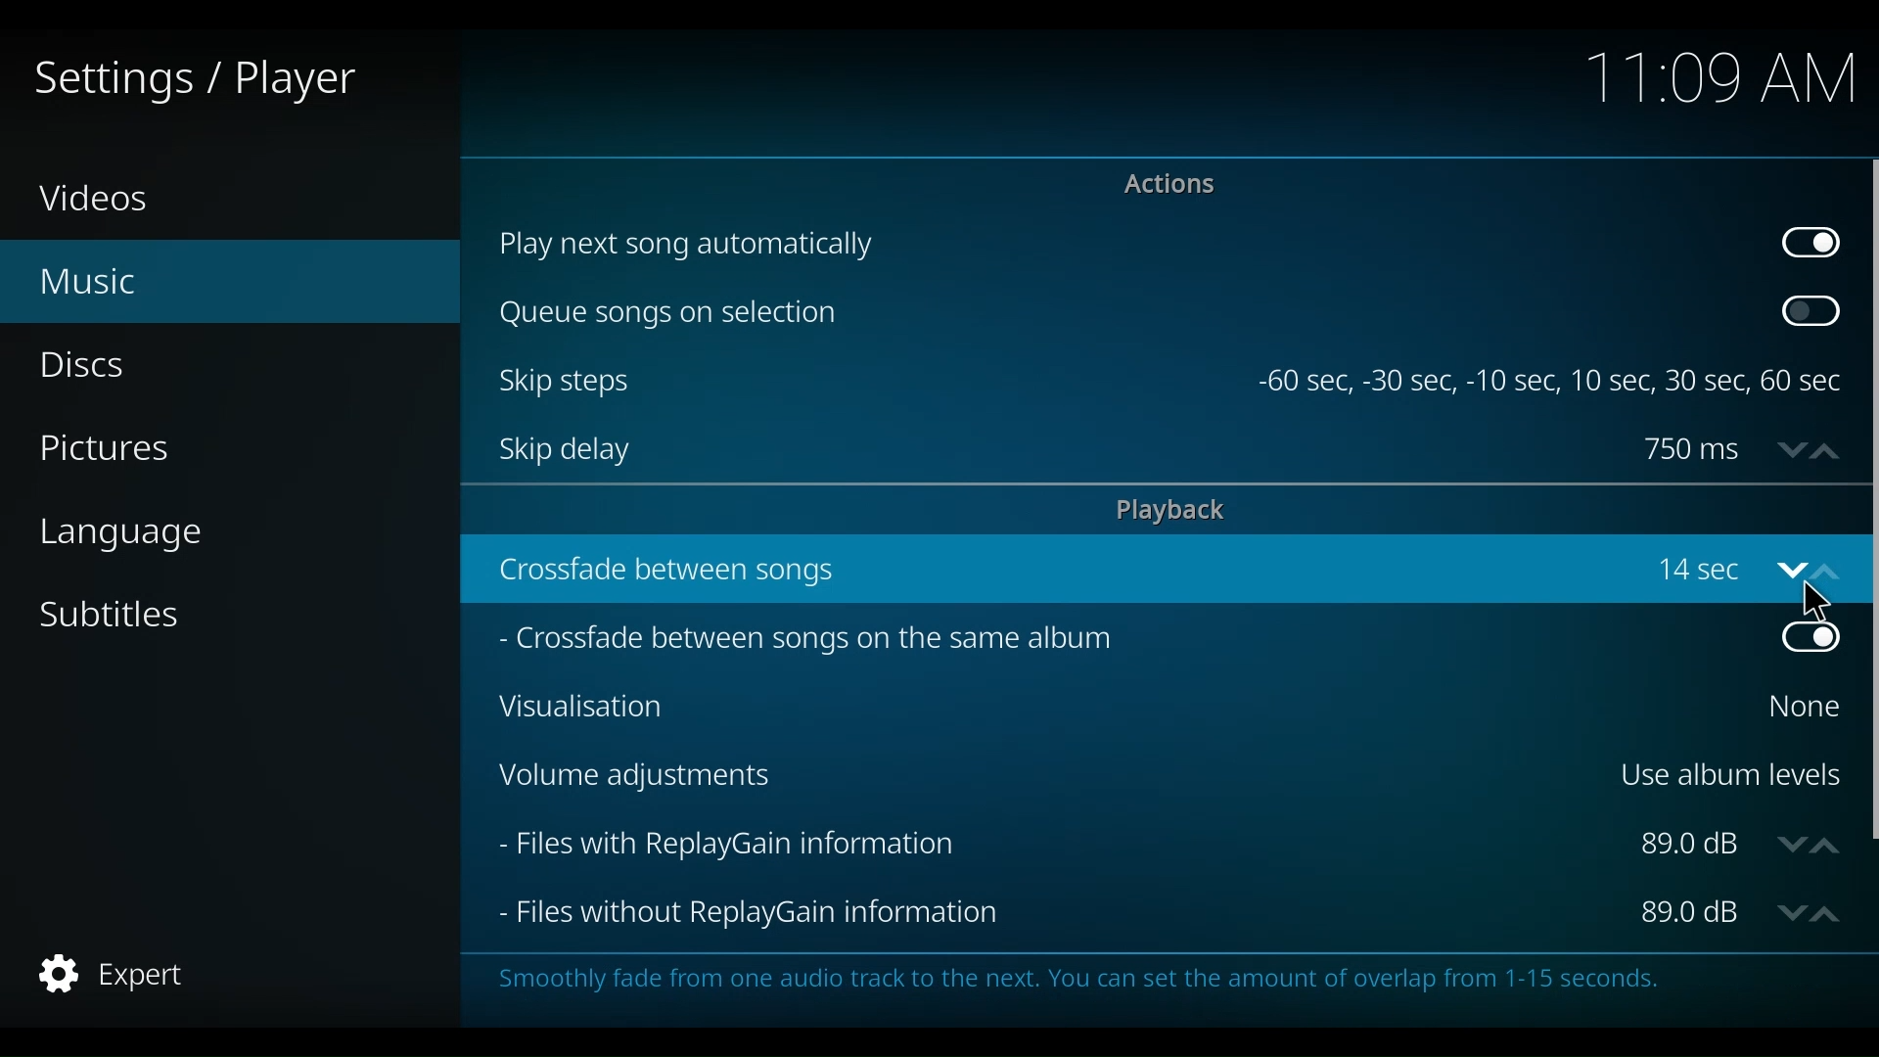  I want to click on up, so click(1828, 842).